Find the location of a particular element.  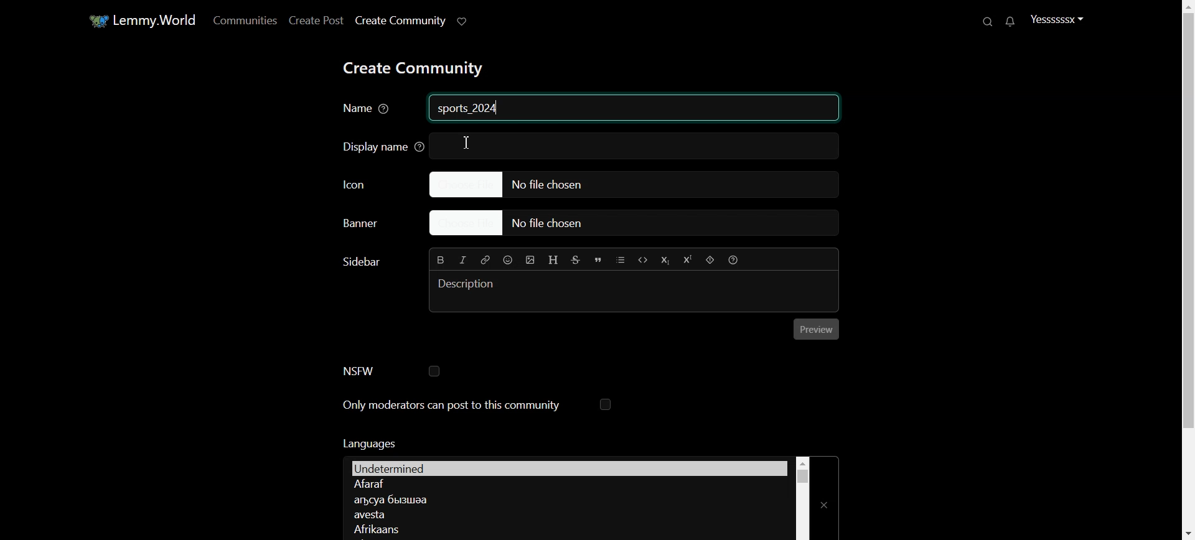

Text is located at coordinates (368, 443).